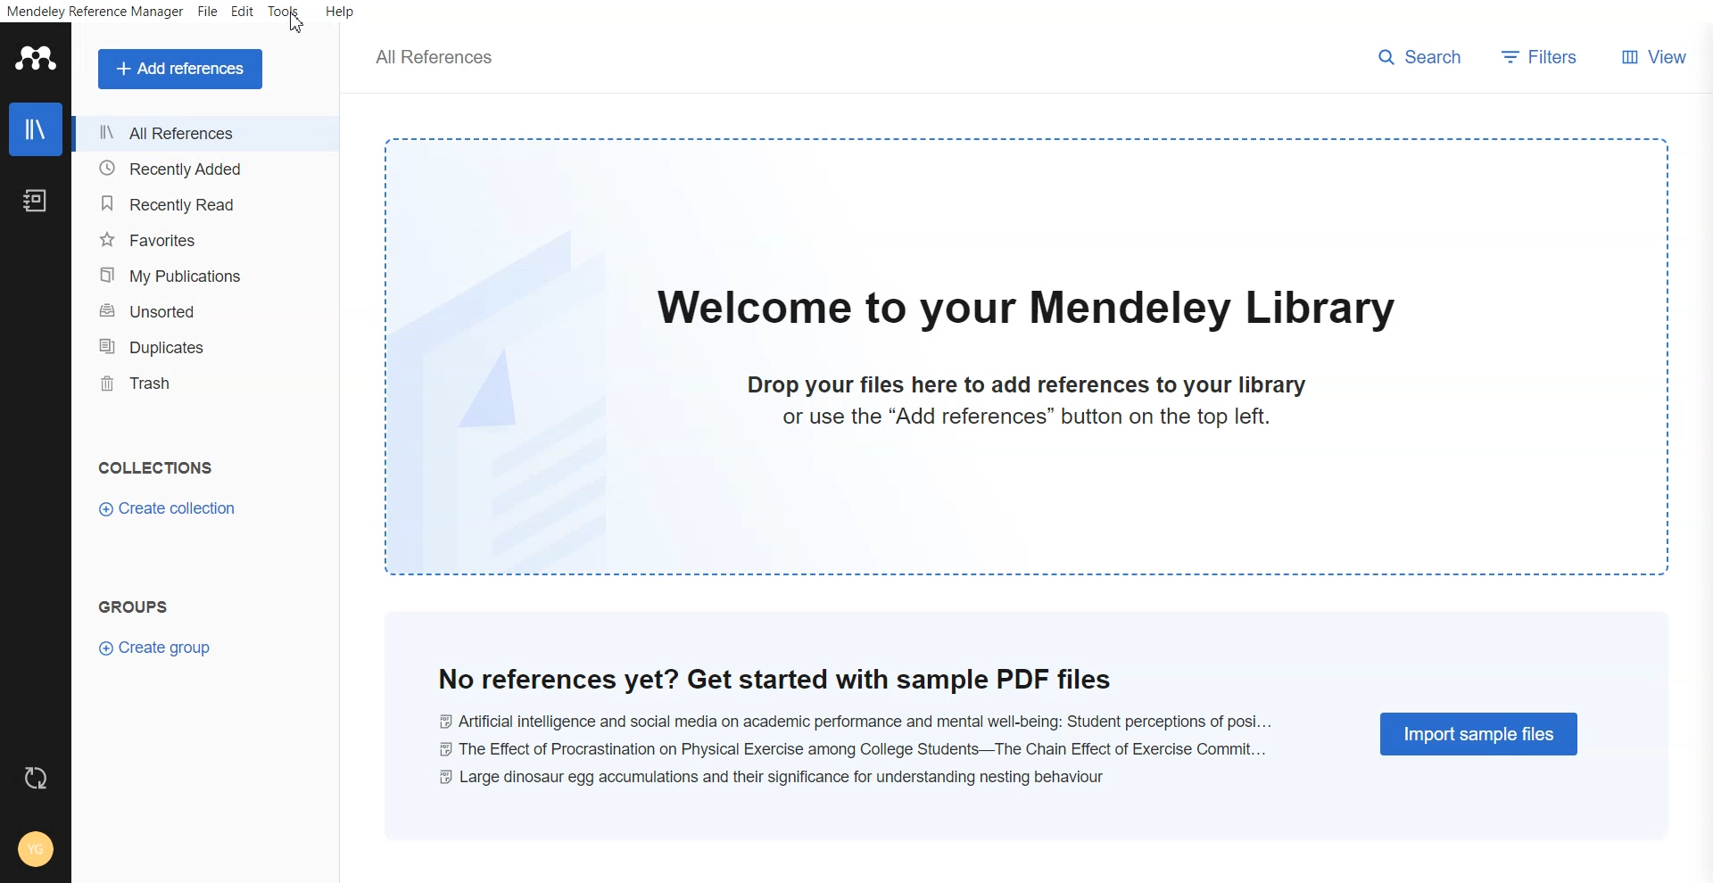 The image size is (1713, 883). I want to click on Recently Added, so click(204, 169).